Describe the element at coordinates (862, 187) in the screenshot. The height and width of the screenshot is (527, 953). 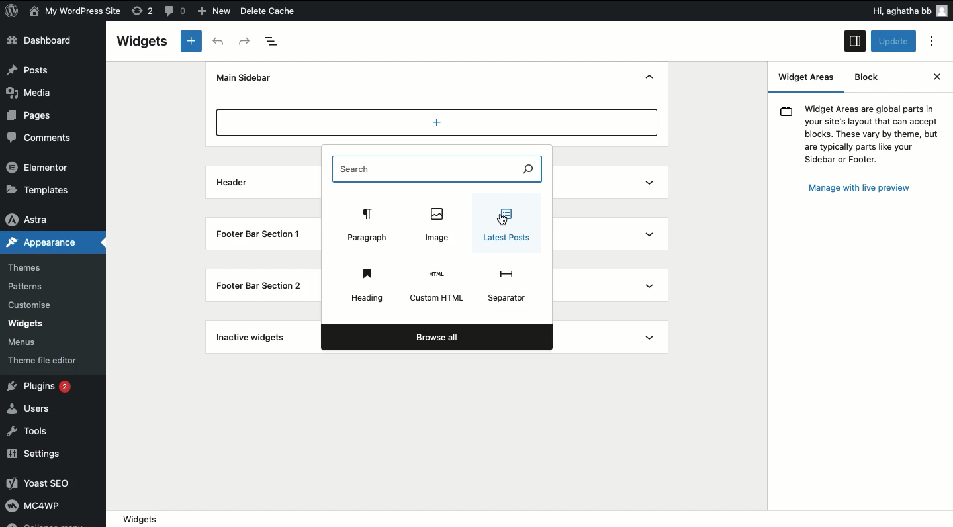
I see `Manage with live preview` at that location.